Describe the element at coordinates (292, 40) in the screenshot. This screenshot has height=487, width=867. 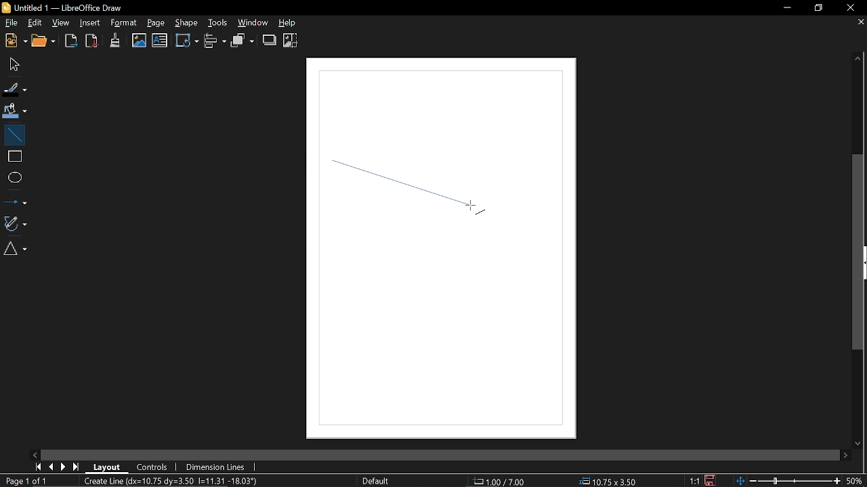
I see `Crop image` at that location.